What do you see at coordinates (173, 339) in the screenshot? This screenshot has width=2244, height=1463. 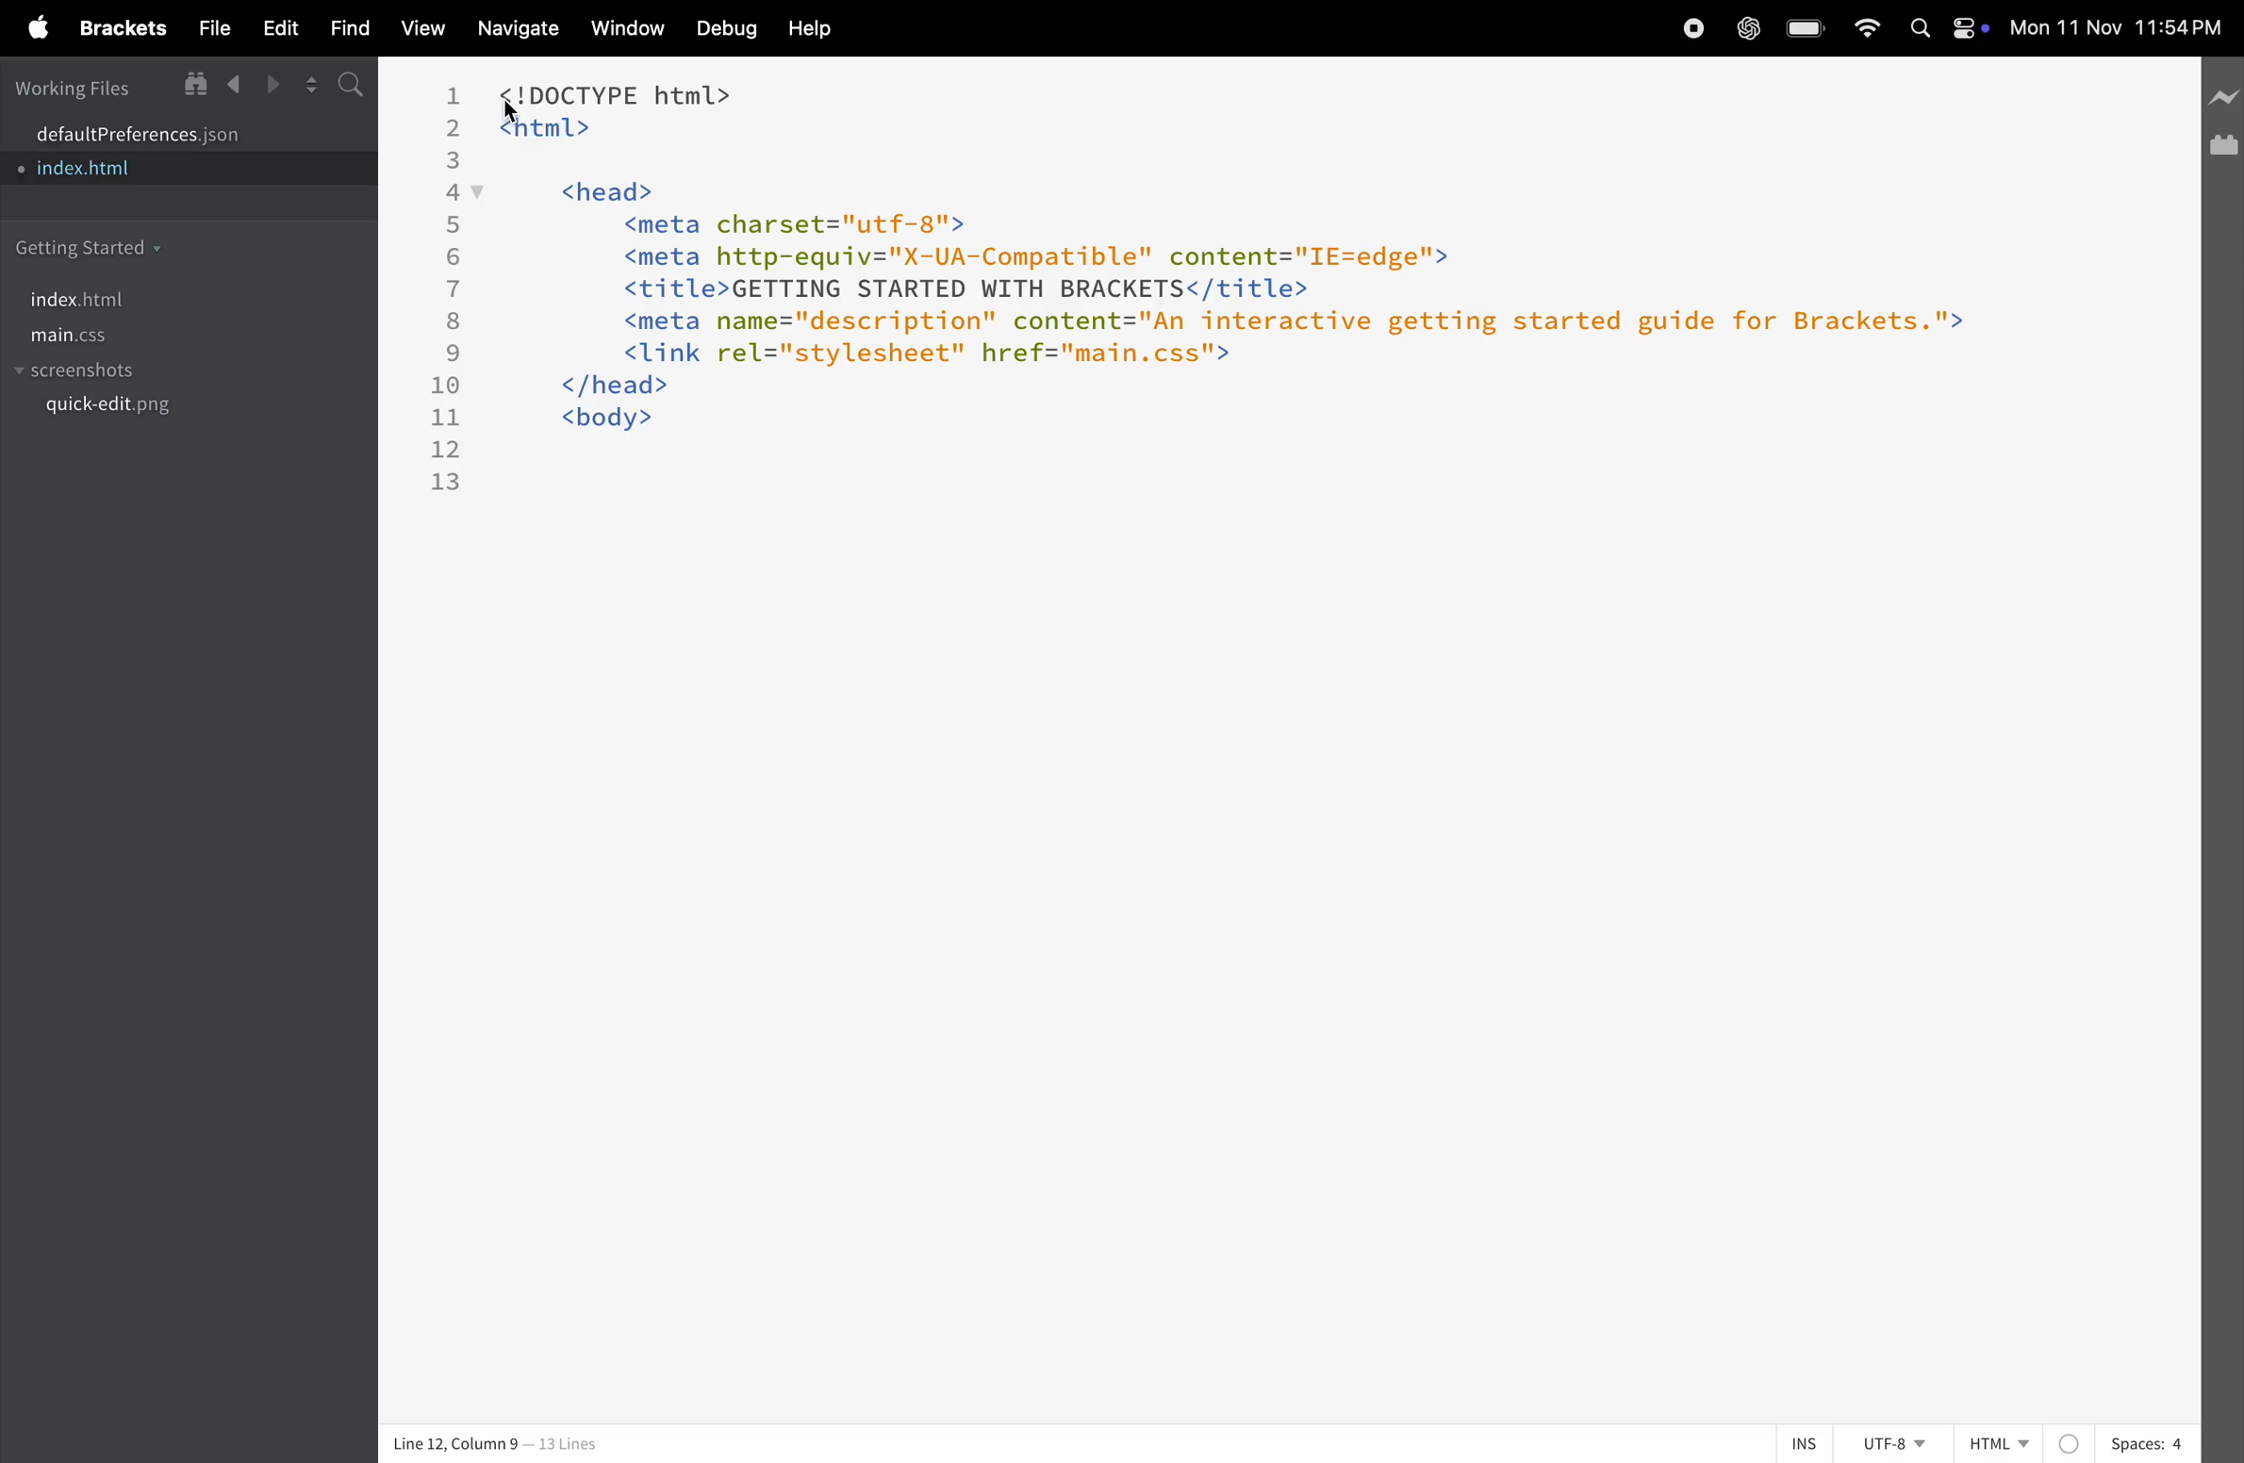 I see `main.css` at bounding box center [173, 339].